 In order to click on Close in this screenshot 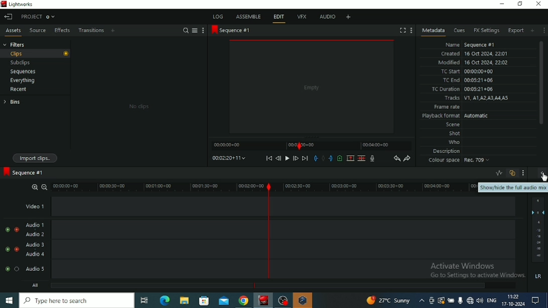, I will do `click(539, 4)`.